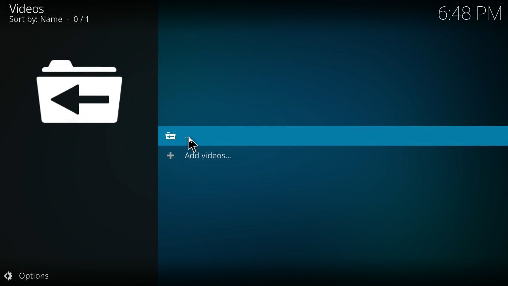  Describe the element at coordinates (204, 156) in the screenshot. I see `add videos` at that location.